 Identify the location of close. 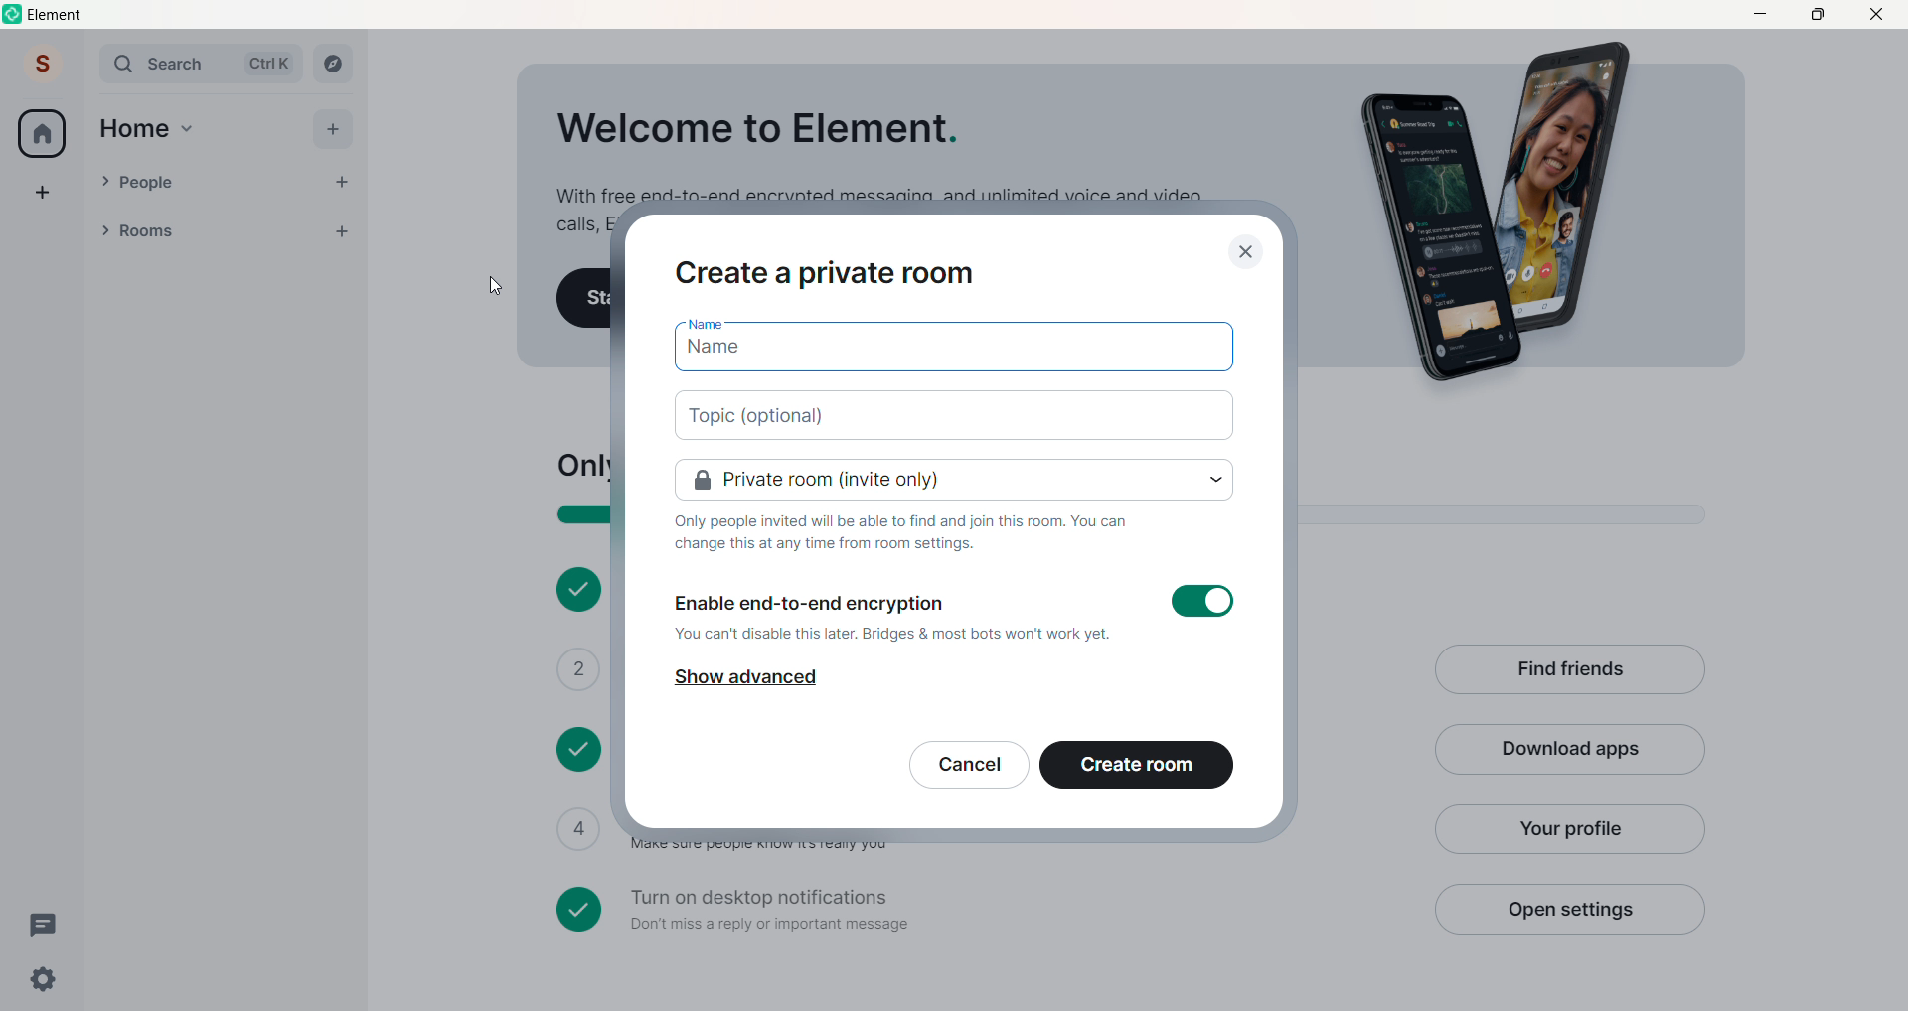
(1246, 252).